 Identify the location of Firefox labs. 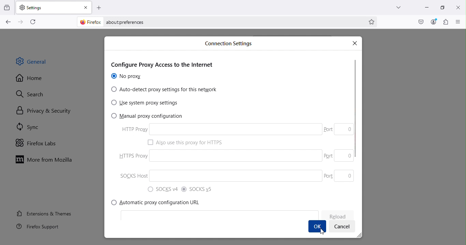
(40, 142).